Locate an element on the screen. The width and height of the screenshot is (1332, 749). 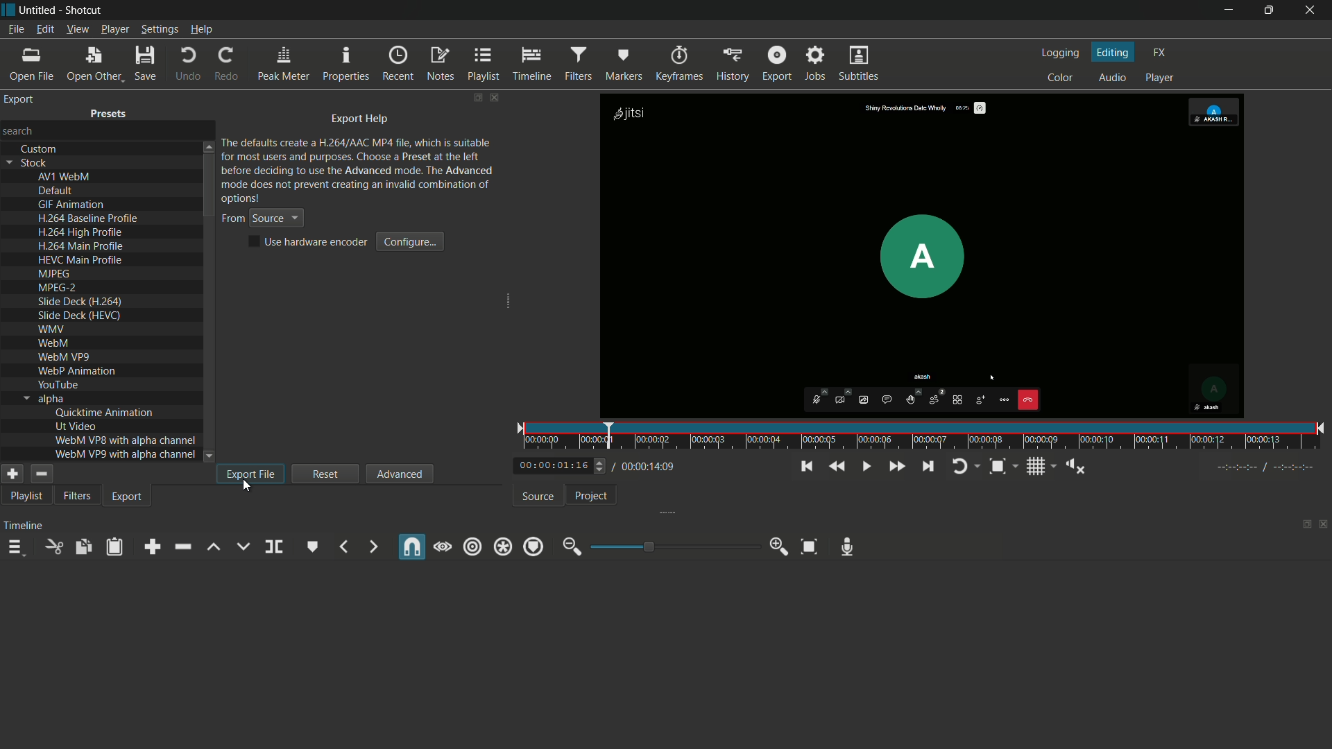
ripple is located at coordinates (474, 546).